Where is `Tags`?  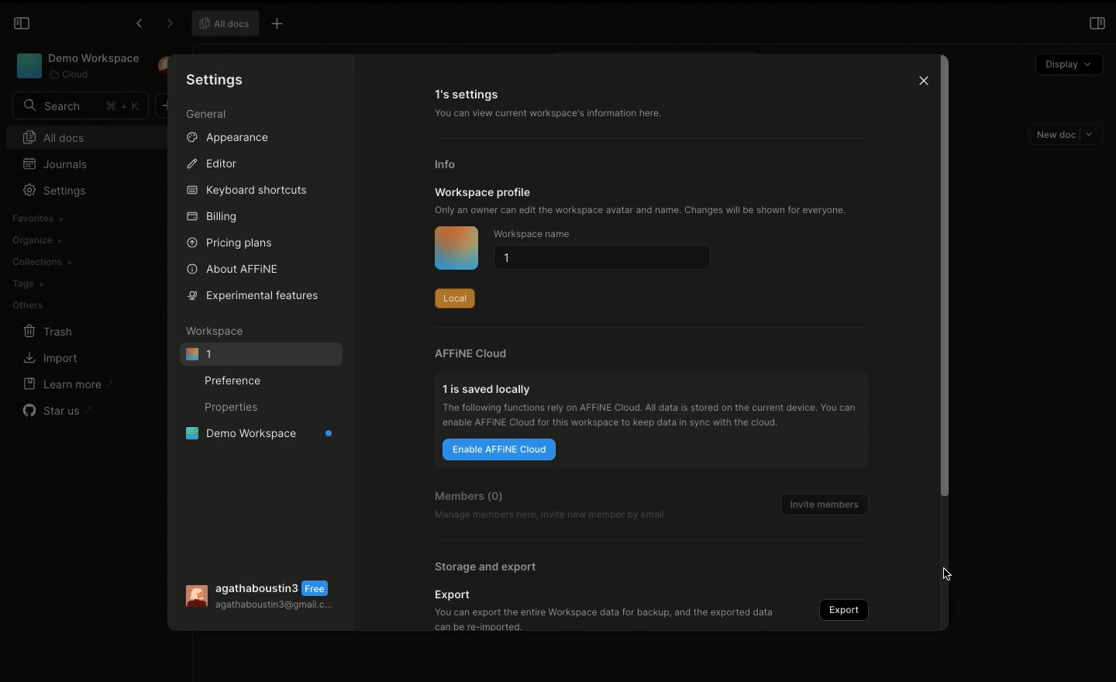
Tags is located at coordinates (28, 284).